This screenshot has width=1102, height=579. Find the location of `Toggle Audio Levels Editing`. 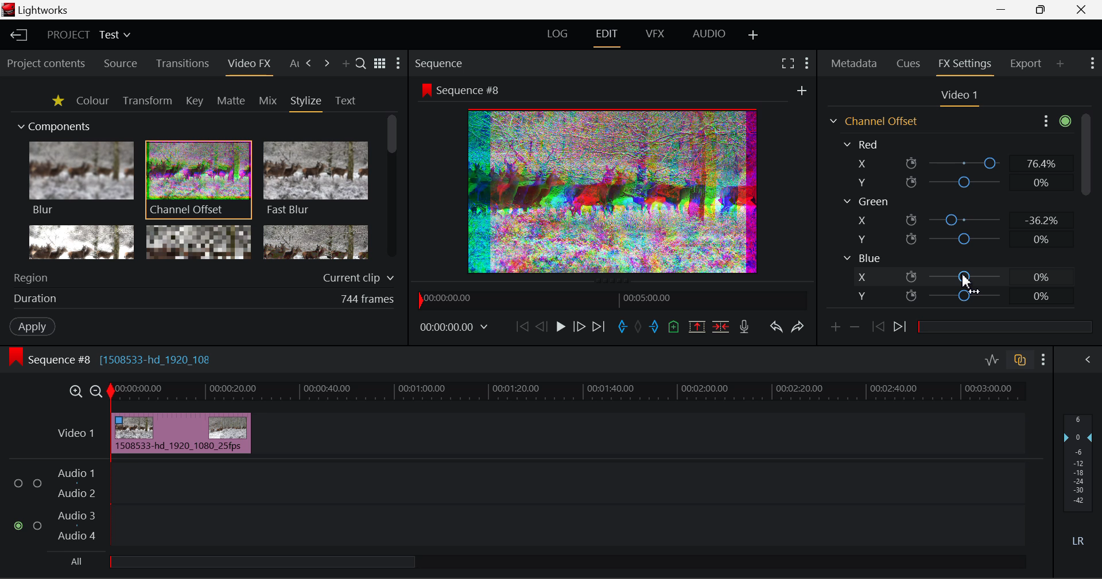

Toggle Audio Levels Editing is located at coordinates (993, 361).